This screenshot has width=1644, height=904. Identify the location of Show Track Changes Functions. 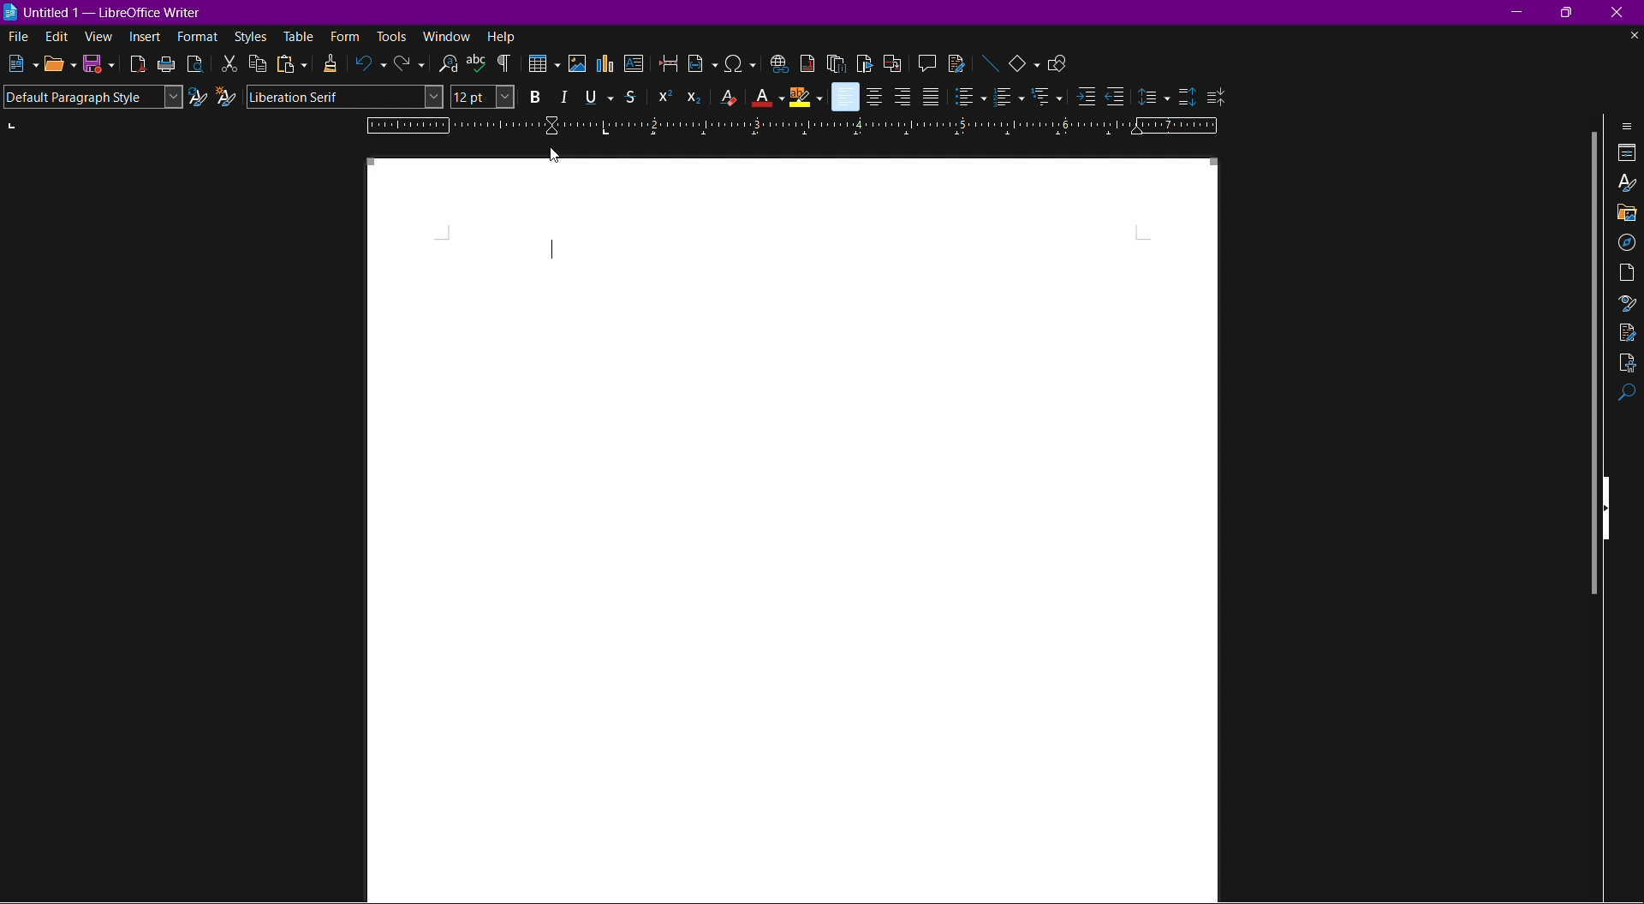
(956, 62).